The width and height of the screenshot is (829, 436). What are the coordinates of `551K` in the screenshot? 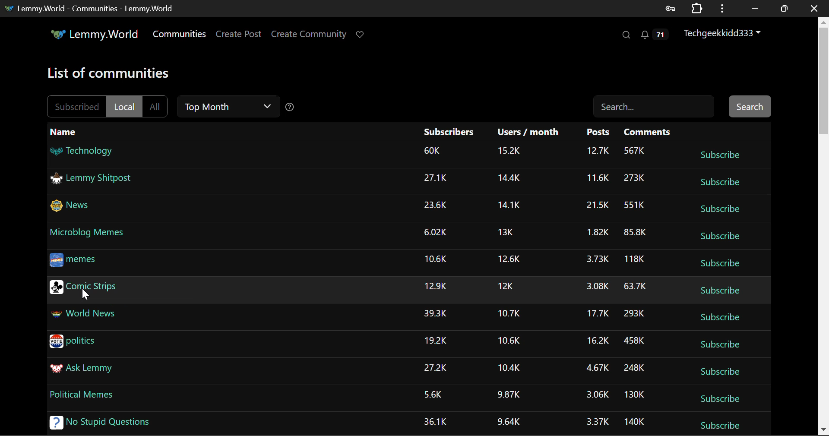 It's located at (634, 205).